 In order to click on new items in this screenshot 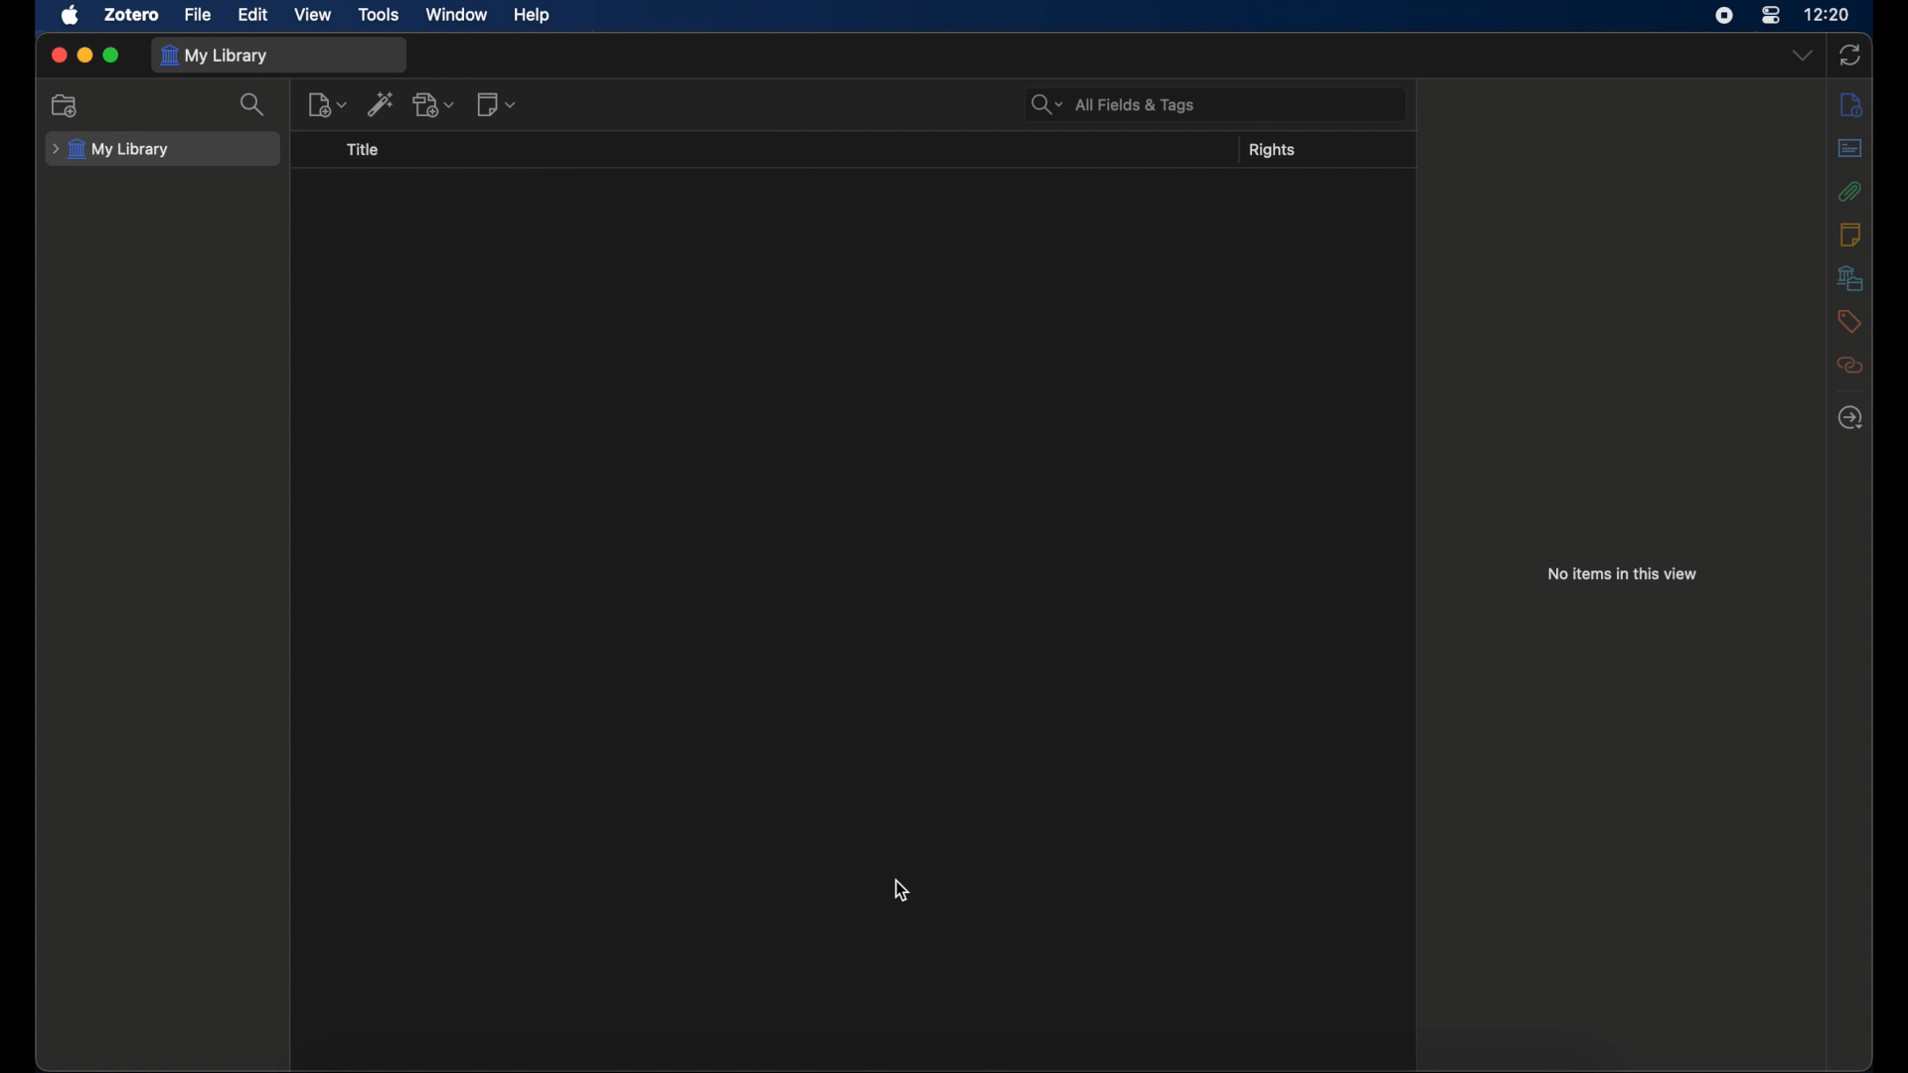, I will do `click(327, 104)`.